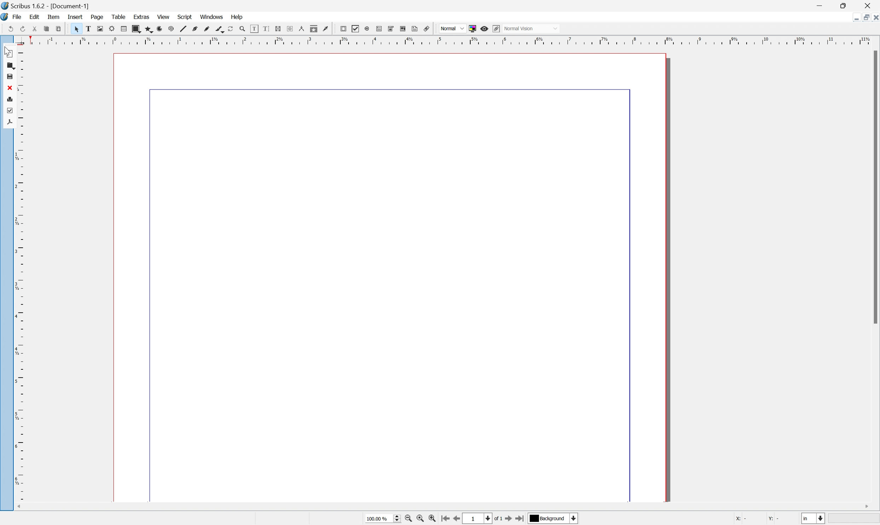  Describe the element at coordinates (59, 28) in the screenshot. I see `print` at that location.